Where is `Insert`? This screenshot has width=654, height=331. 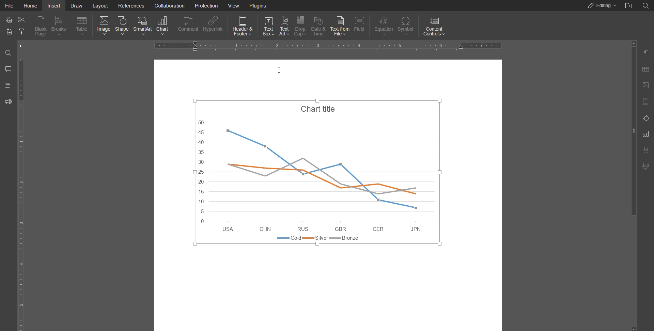 Insert is located at coordinates (53, 6).